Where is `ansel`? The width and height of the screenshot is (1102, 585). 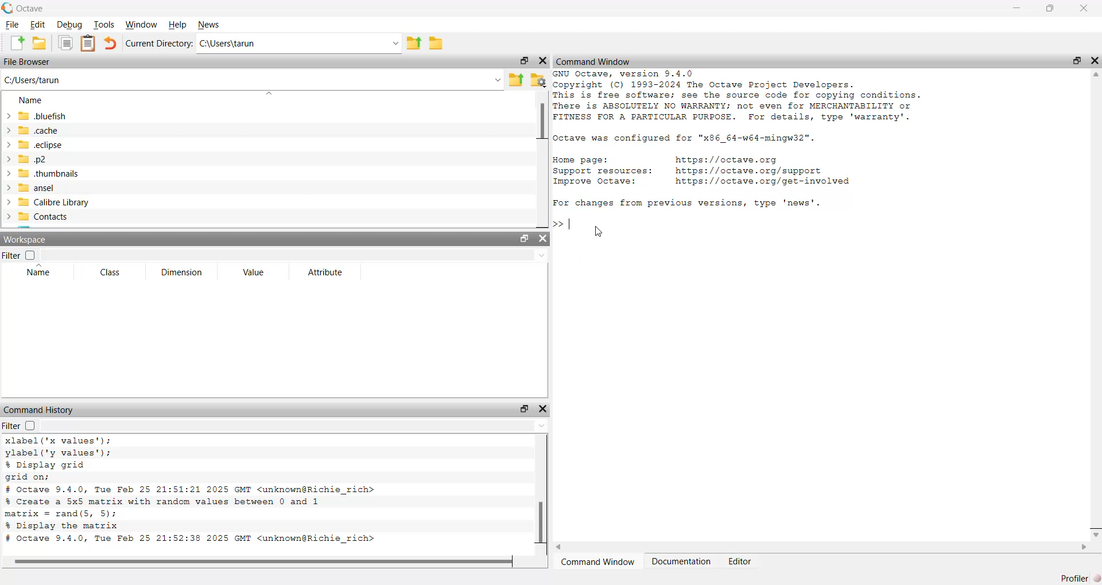
ansel is located at coordinates (40, 188).